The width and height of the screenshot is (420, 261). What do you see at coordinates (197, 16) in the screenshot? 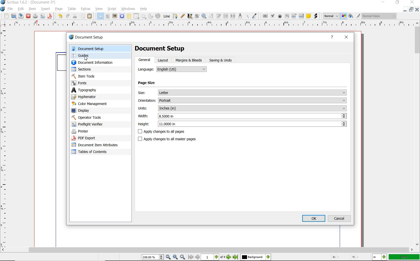
I see `rotate item` at bounding box center [197, 16].